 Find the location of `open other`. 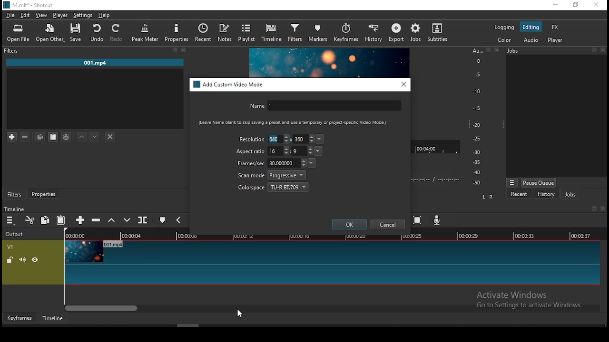

open other is located at coordinates (51, 34).